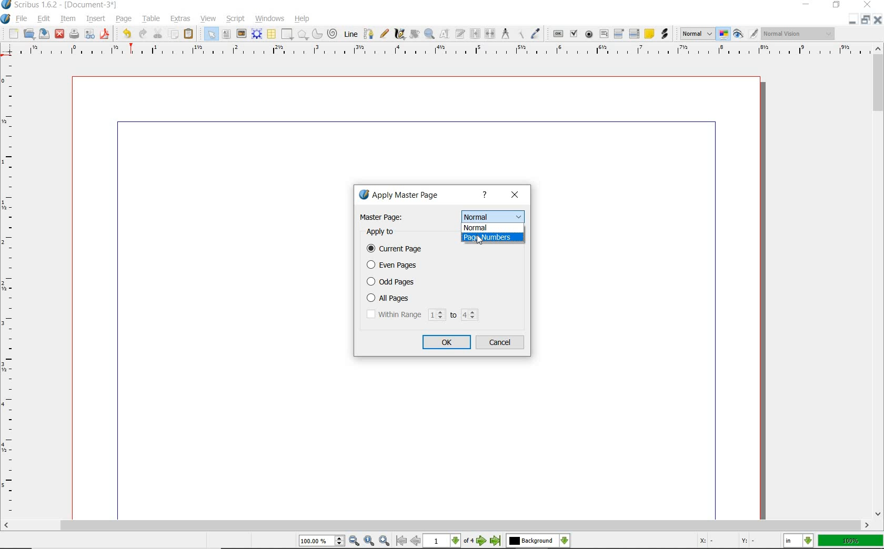  I want to click on extras, so click(180, 17).